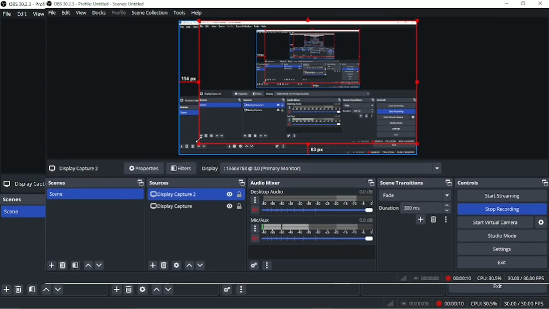 The width and height of the screenshot is (549, 309). What do you see at coordinates (253, 239) in the screenshot?
I see `volume` at bounding box center [253, 239].